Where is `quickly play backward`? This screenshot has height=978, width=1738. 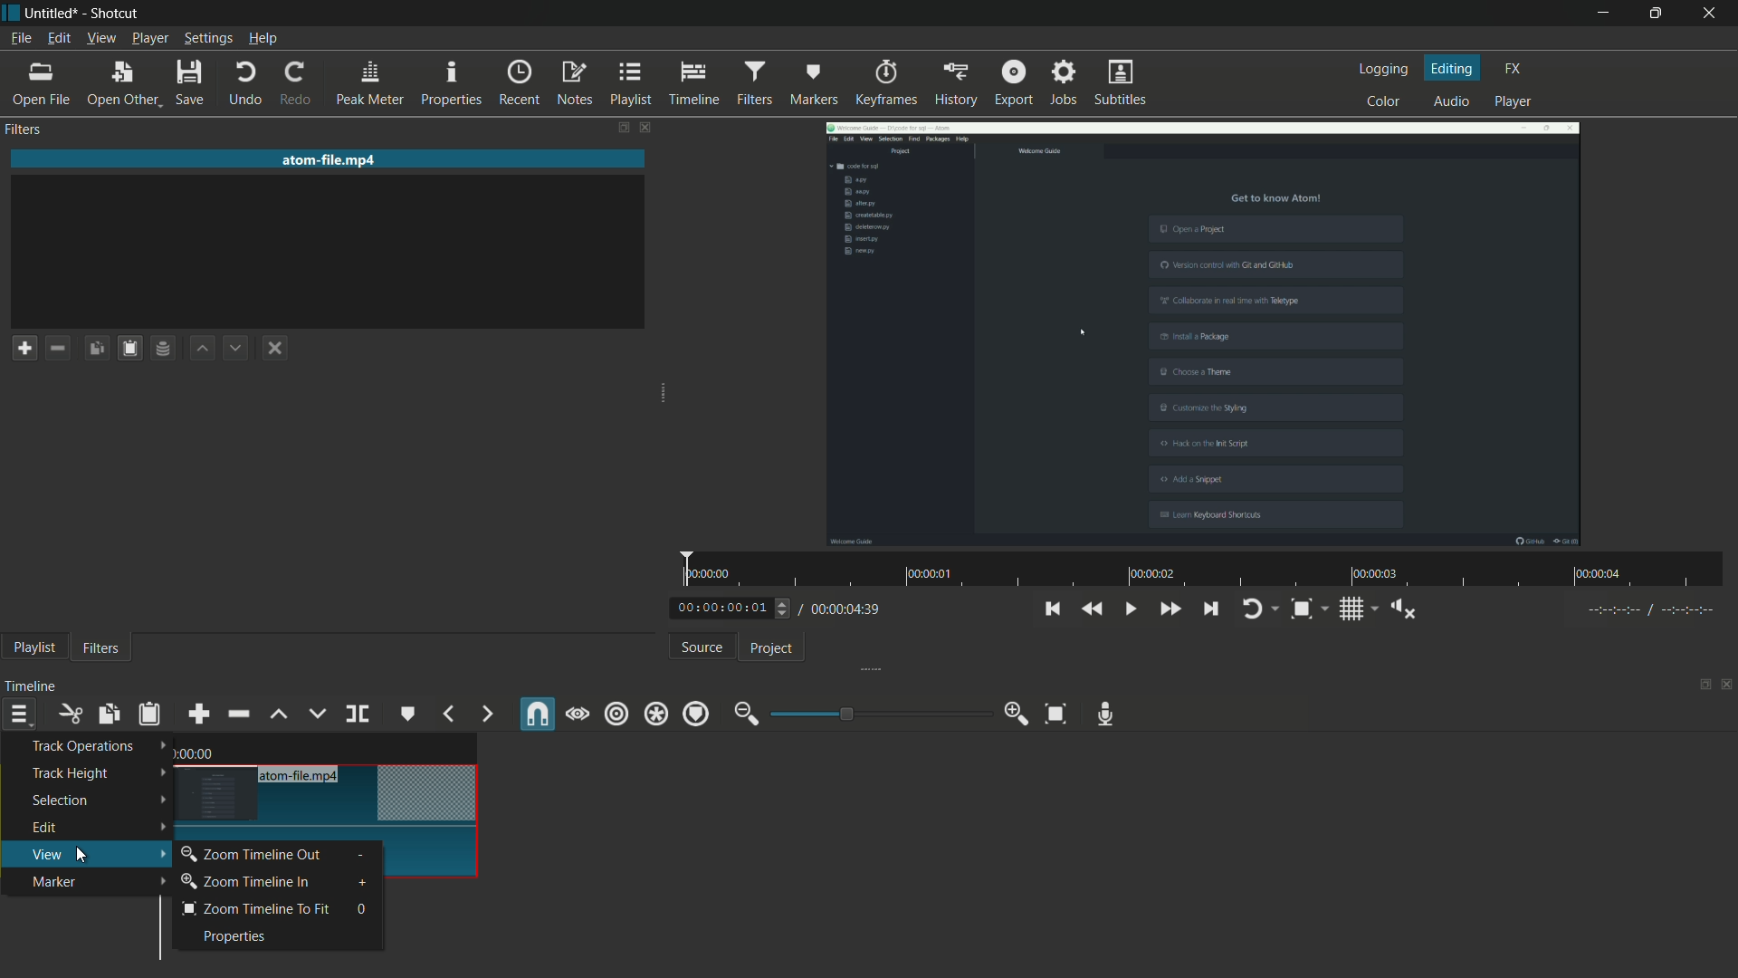 quickly play backward is located at coordinates (1093, 609).